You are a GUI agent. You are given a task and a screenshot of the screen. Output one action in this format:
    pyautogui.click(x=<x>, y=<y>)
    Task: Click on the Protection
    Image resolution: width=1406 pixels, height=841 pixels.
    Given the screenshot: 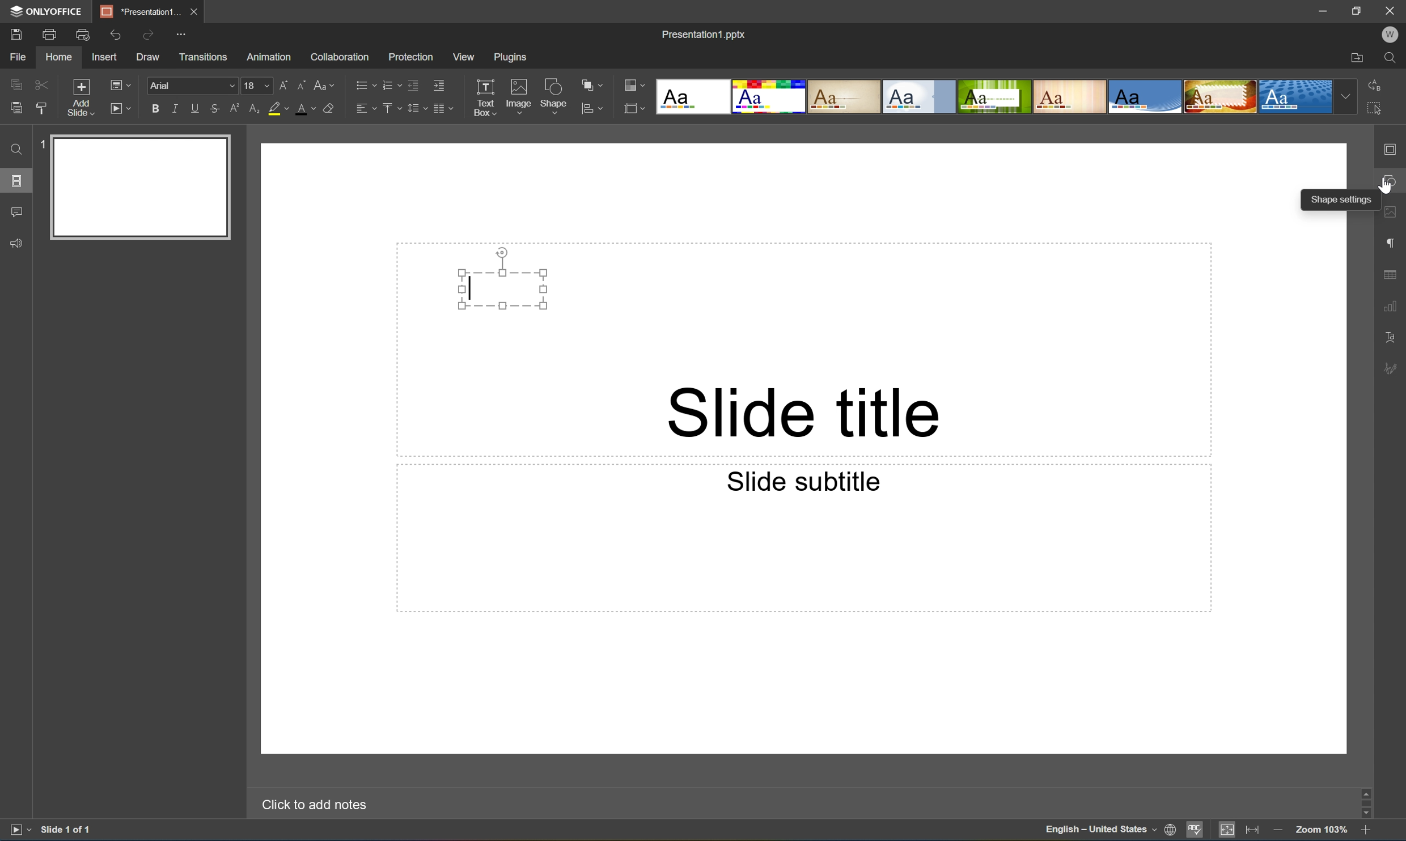 What is the action you would take?
    pyautogui.click(x=409, y=56)
    